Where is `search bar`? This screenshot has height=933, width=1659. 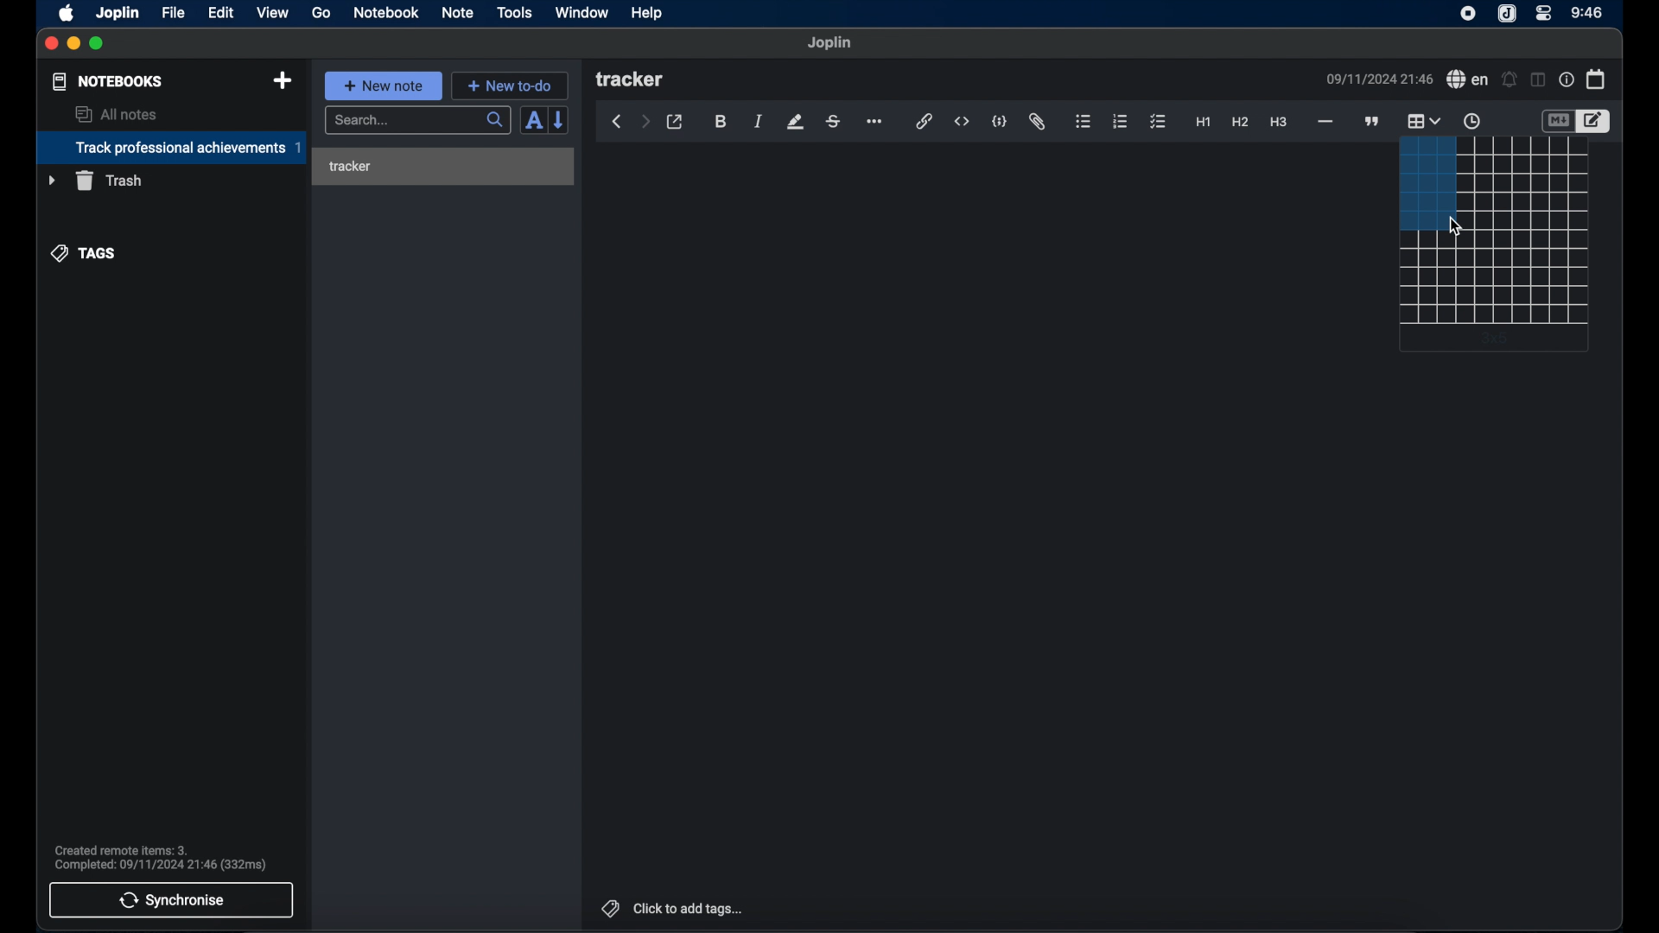 search bar is located at coordinates (417, 121).